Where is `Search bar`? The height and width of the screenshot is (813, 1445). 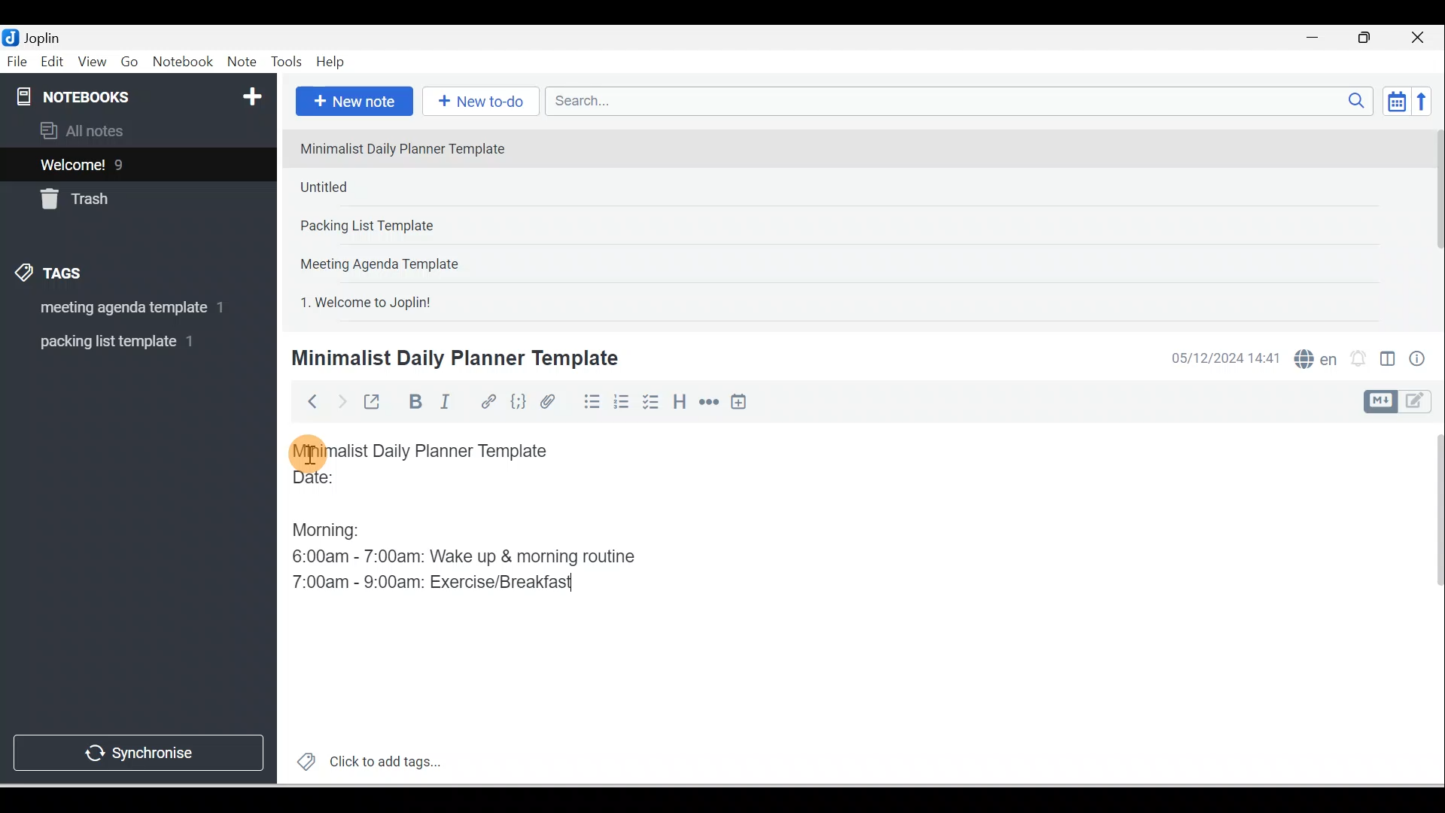
Search bar is located at coordinates (964, 101).